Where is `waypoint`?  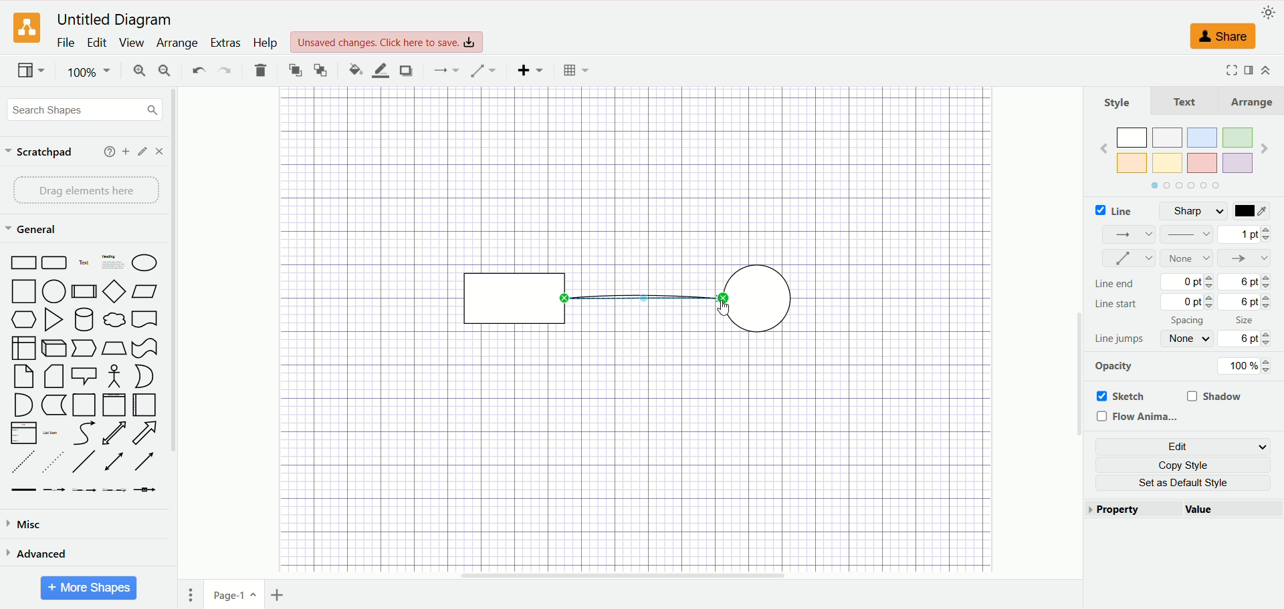 waypoint is located at coordinates (1131, 258).